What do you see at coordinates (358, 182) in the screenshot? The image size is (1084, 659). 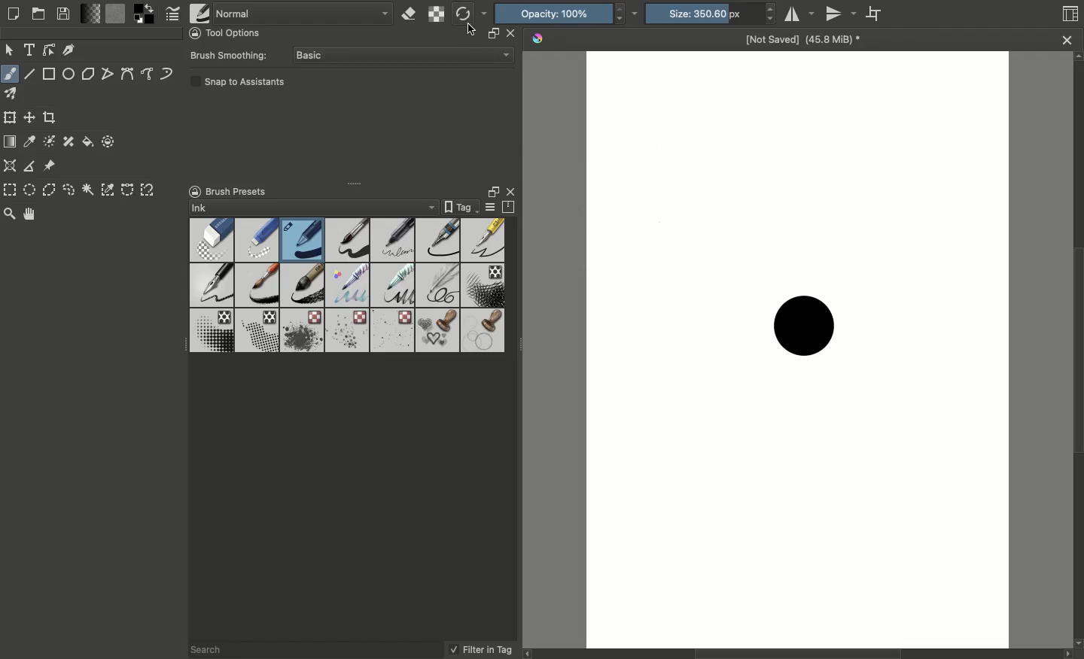 I see `Drag` at bounding box center [358, 182].